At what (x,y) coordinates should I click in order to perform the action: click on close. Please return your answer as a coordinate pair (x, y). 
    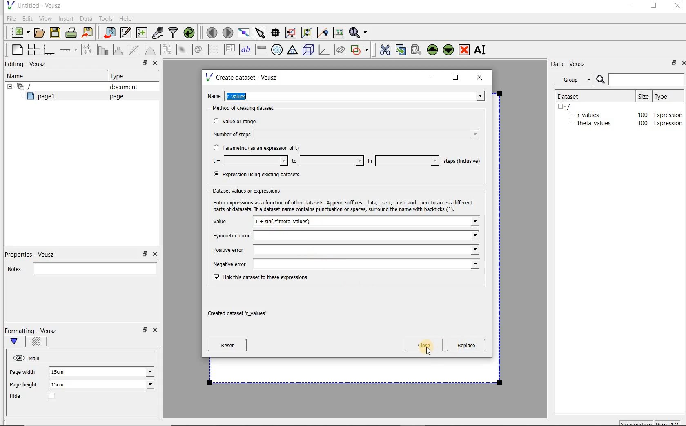
    Looking at the image, I should click on (482, 77).